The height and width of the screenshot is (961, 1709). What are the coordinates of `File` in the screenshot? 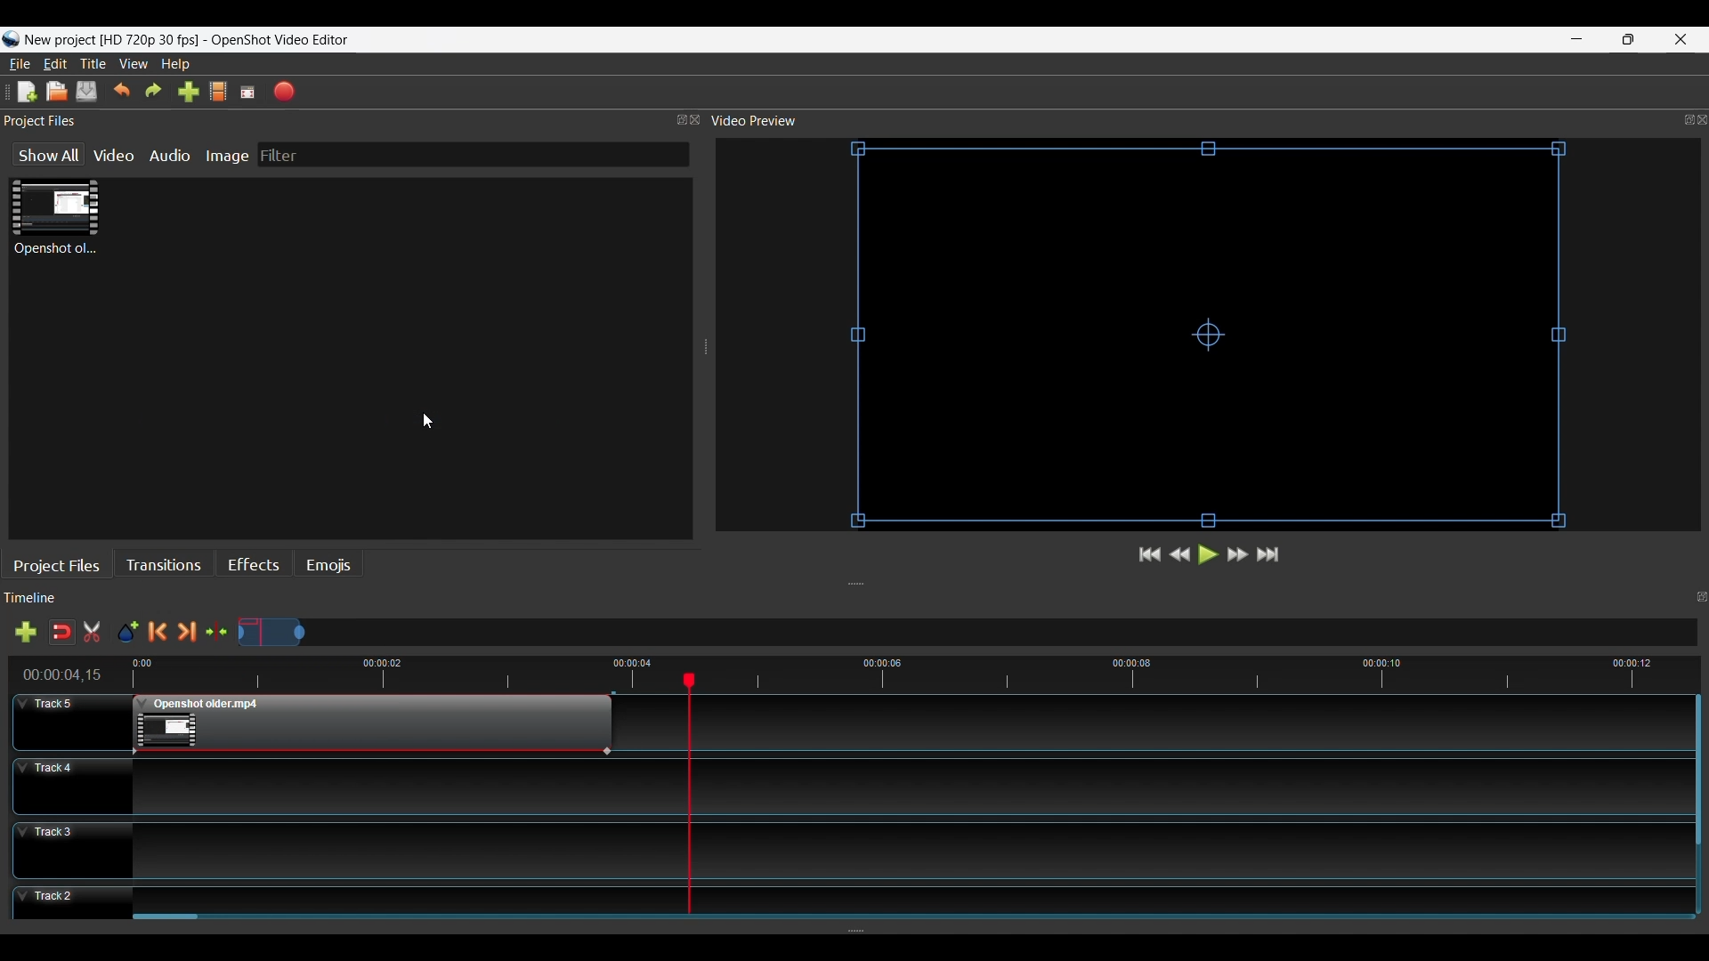 It's located at (20, 63).